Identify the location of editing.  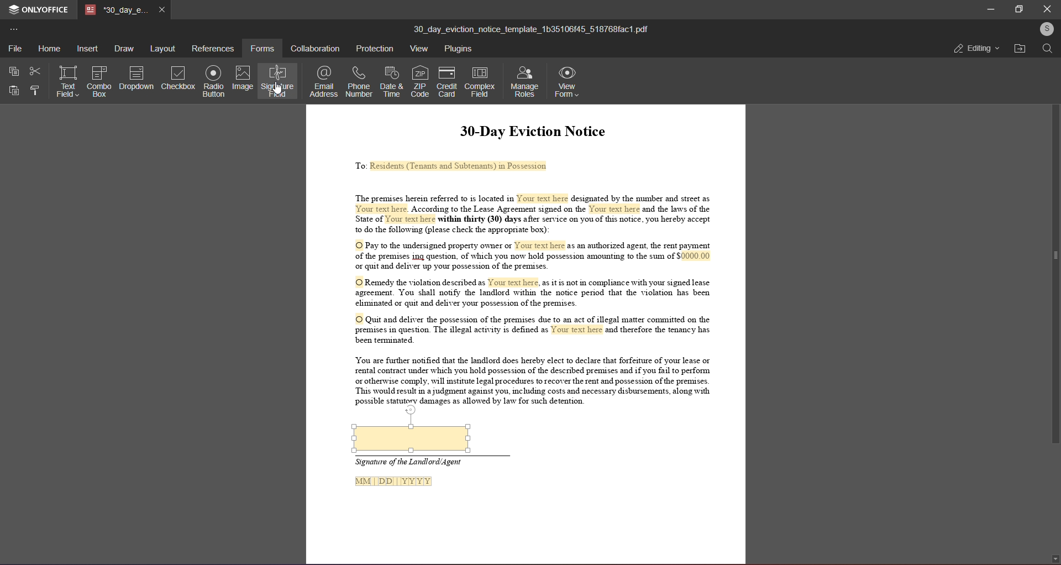
(975, 49).